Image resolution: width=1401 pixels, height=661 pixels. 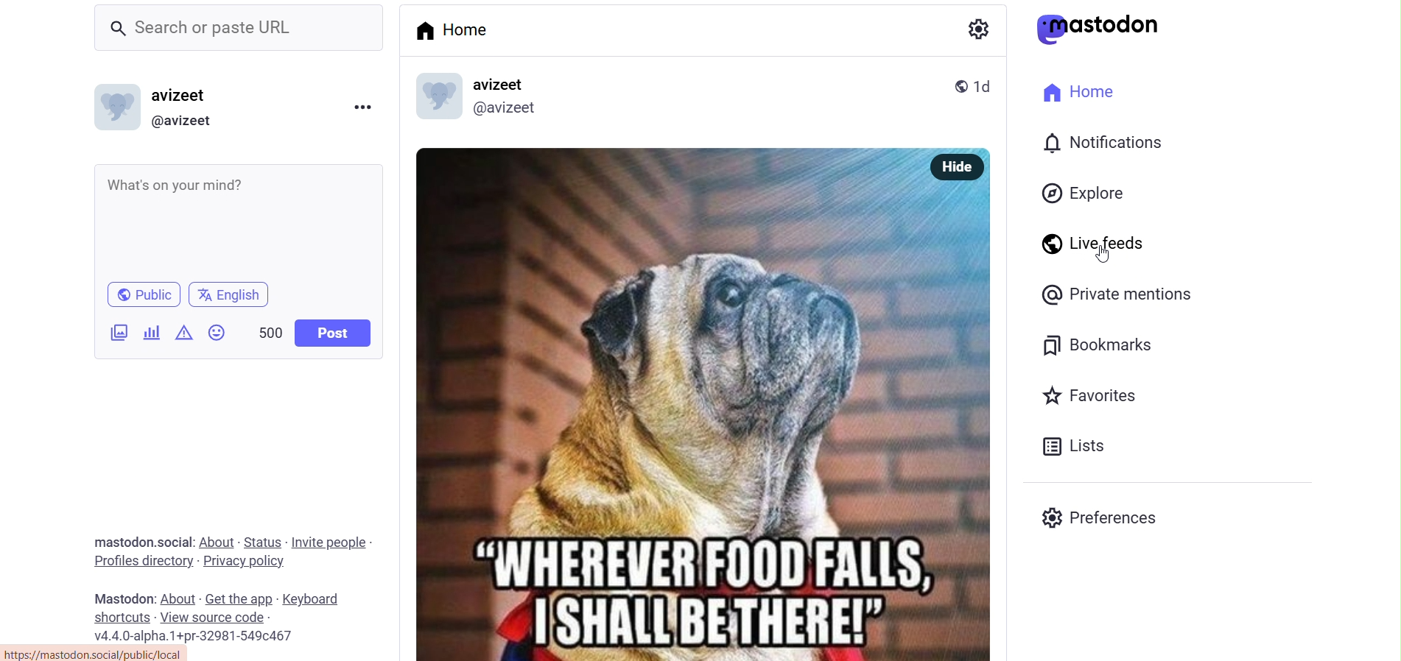 I want to click on status, so click(x=261, y=540).